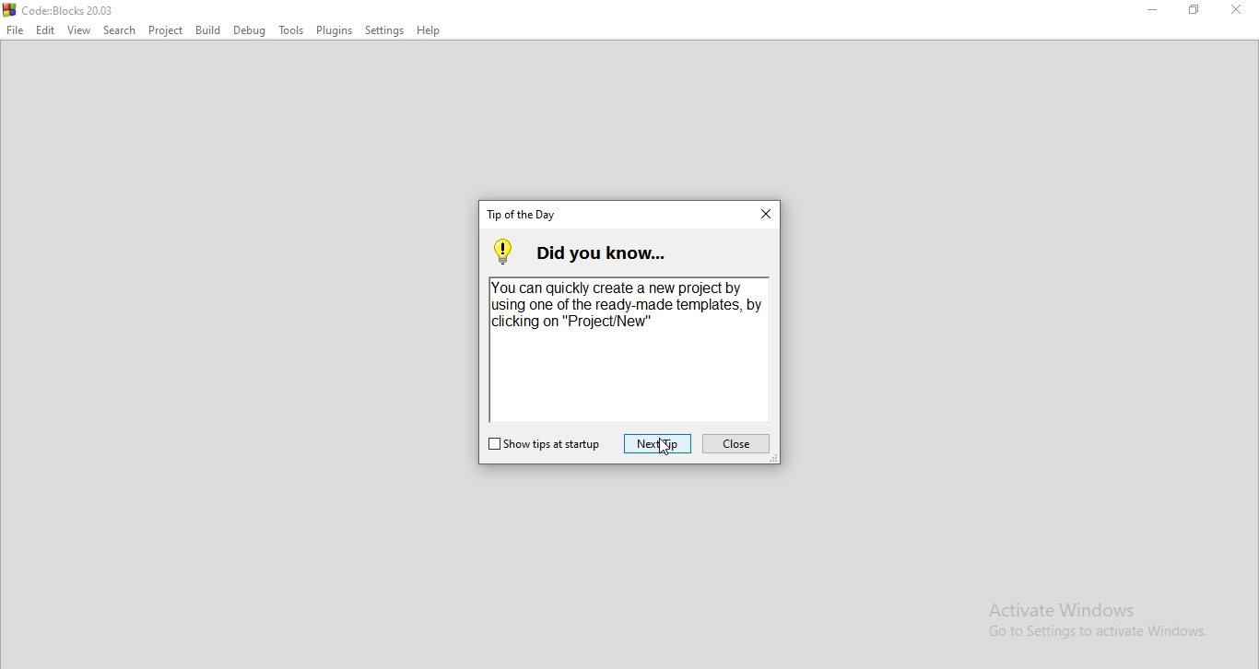 The image size is (1259, 669). I want to click on Tools , so click(289, 30).